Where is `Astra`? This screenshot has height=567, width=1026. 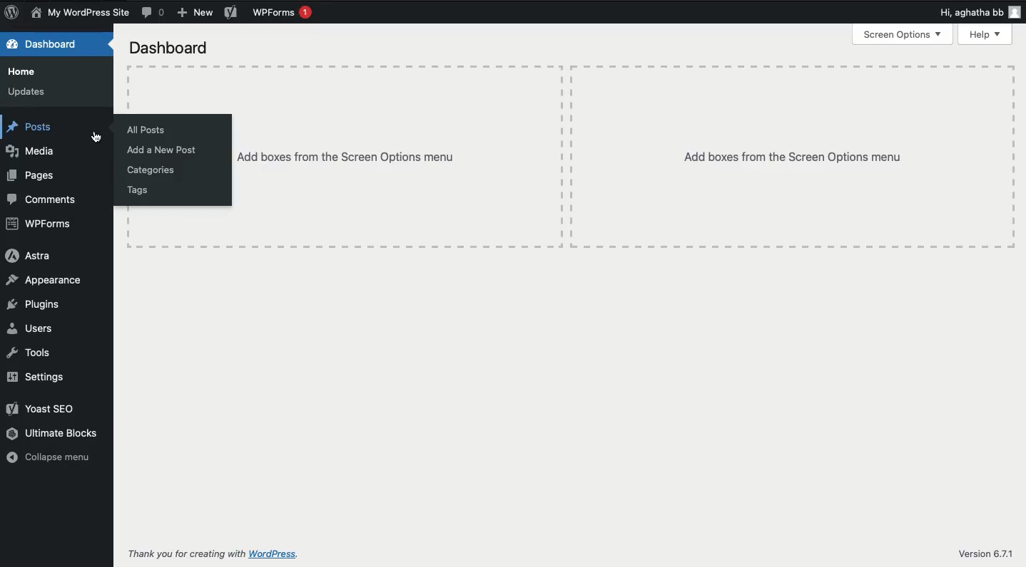 Astra is located at coordinates (29, 259).